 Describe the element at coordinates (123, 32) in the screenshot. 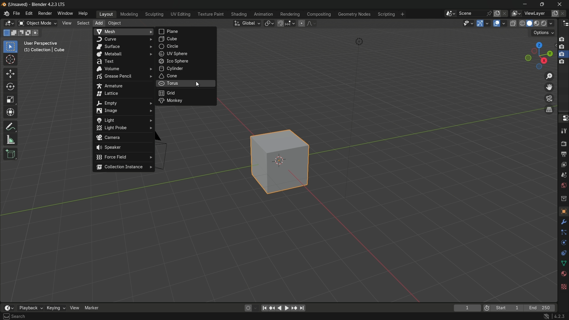

I see `mesh` at that location.